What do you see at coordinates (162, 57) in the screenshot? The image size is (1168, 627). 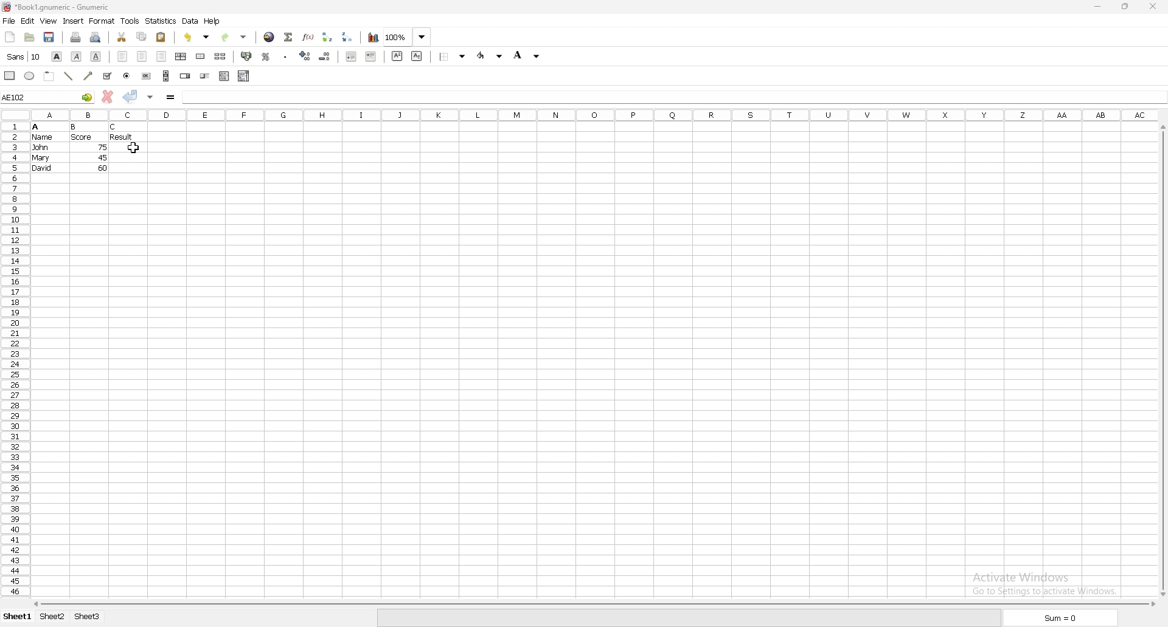 I see `align right` at bounding box center [162, 57].